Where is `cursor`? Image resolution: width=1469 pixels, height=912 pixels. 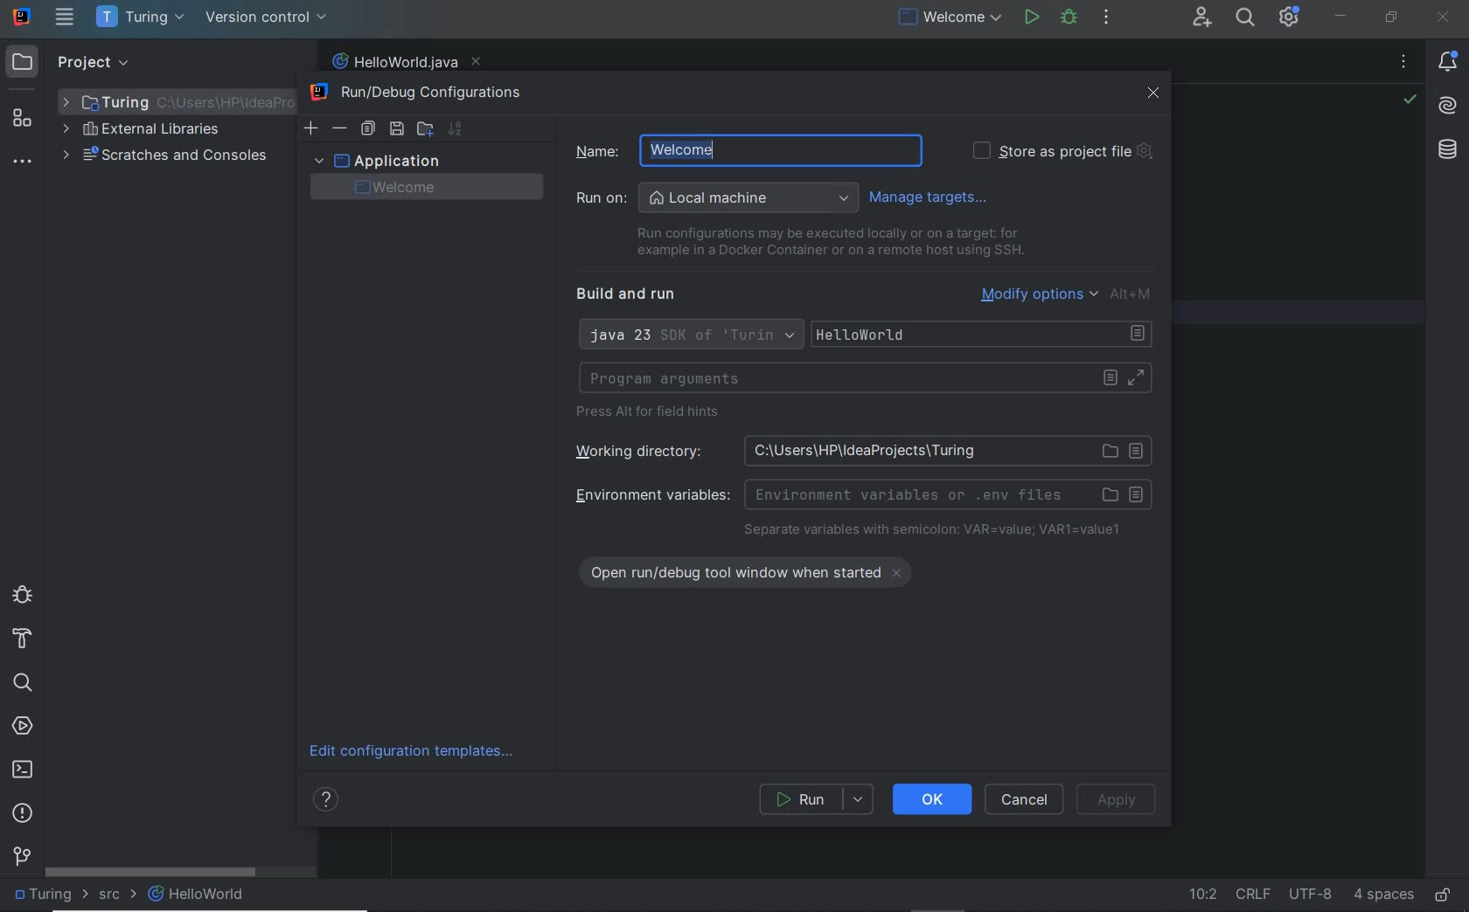 cursor is located at coordinates (718, 150).